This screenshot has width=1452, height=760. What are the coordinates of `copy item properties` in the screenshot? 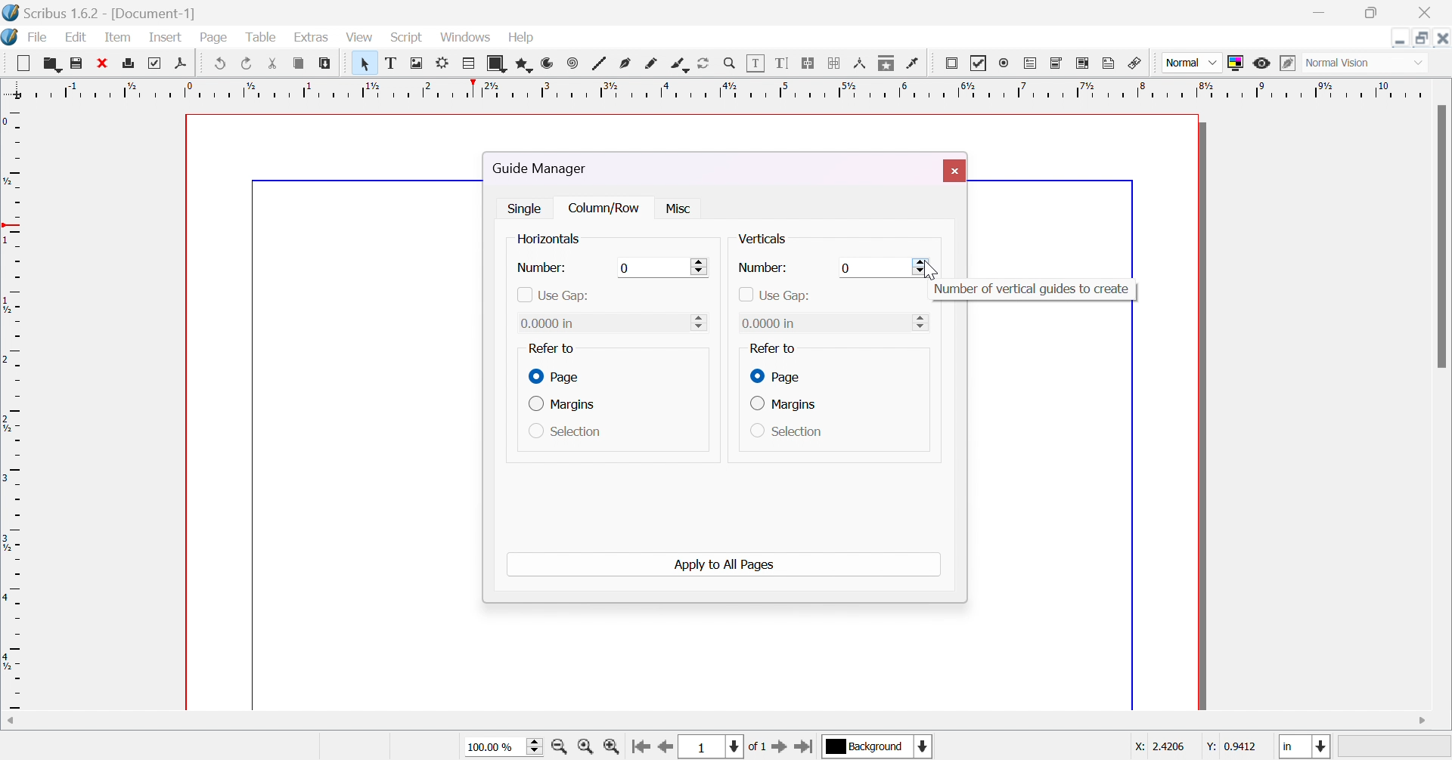 It's located at (888, 64).